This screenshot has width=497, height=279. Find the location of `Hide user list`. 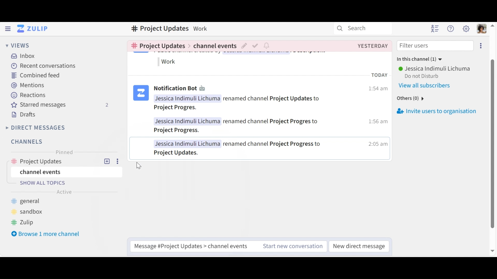

Hide user list is located at coordinates (435, 28).